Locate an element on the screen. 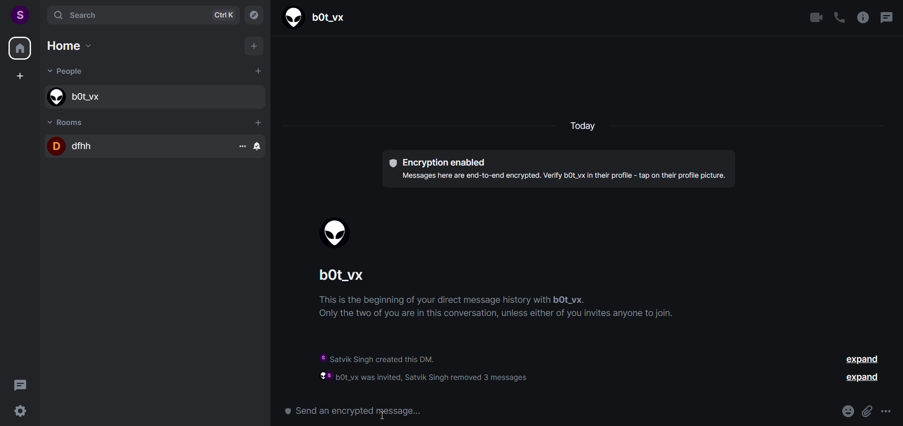 The width and height of the screenshot is (903, 426). attachment is located at coordinates (865, 409).